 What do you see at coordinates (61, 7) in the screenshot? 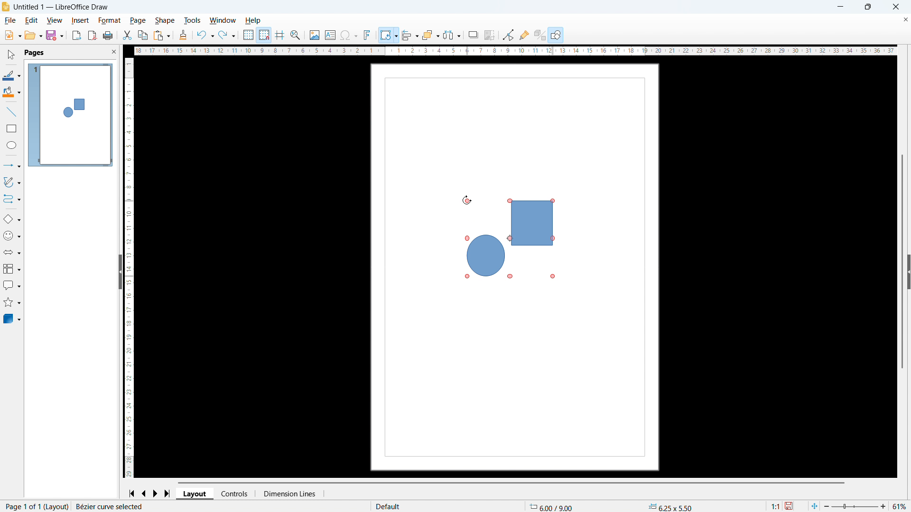
I see `Document title ` at bounding box center [61, 7].